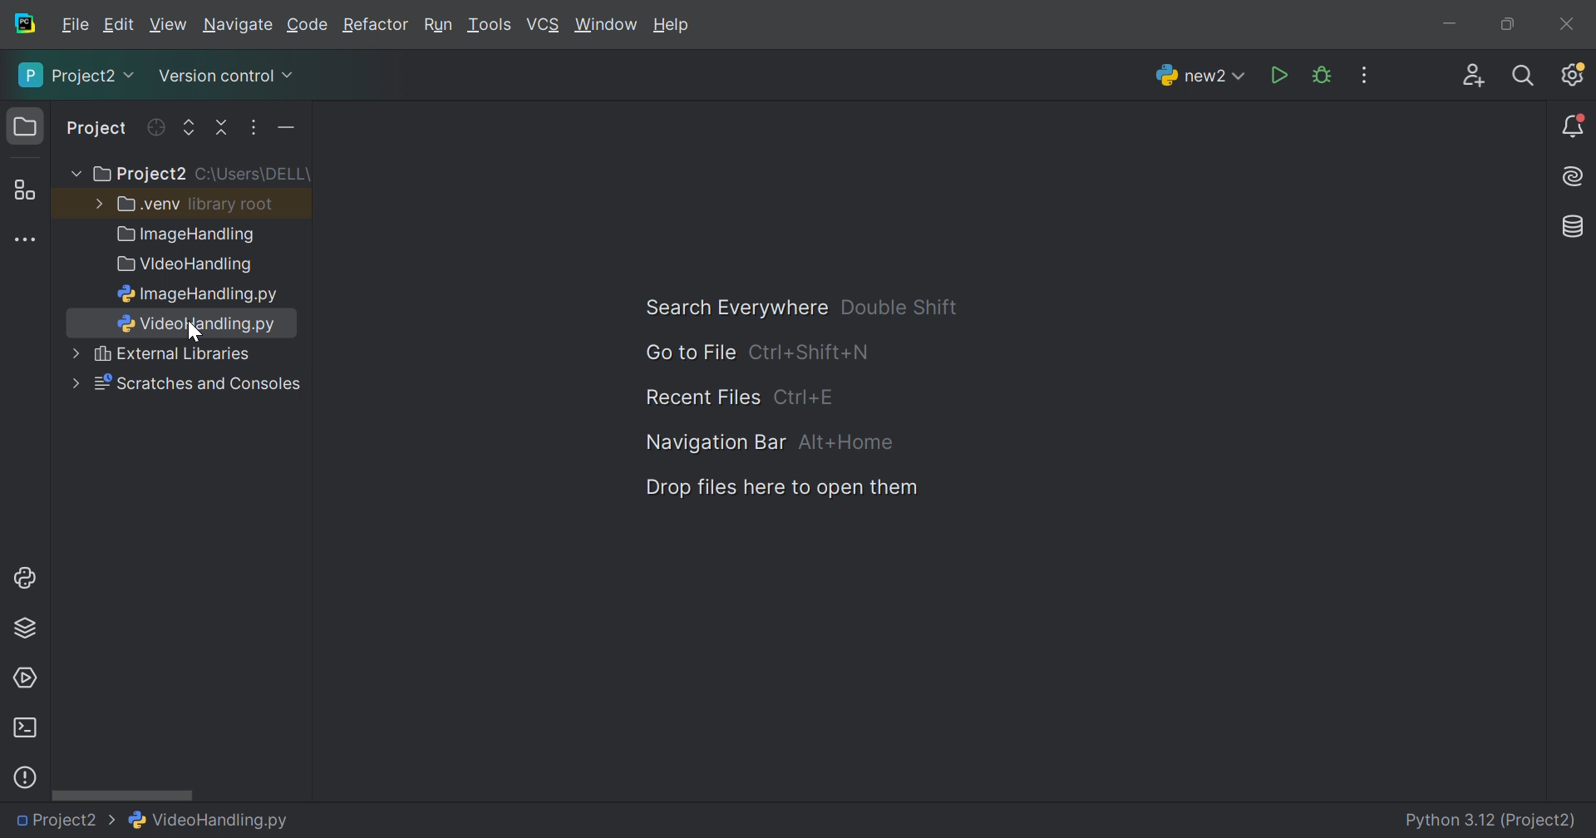  What do you see at coordinates (544, 25) in the screenshot?
I see `VCS` at bounding box center [544, 25].